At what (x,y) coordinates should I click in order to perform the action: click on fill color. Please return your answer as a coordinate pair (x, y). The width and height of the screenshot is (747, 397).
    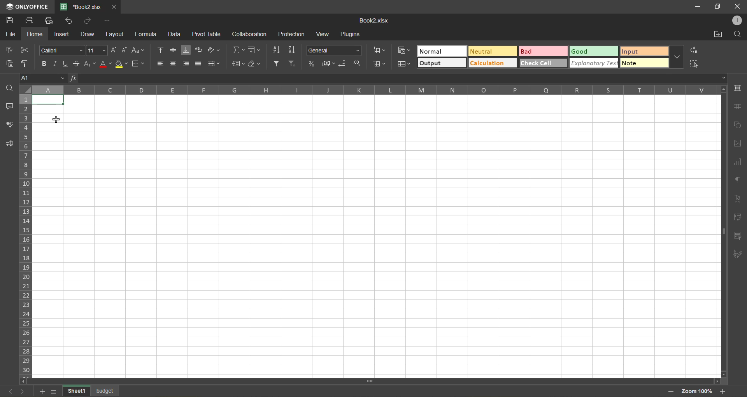
    Looking at the image, I should click on (121, 64).